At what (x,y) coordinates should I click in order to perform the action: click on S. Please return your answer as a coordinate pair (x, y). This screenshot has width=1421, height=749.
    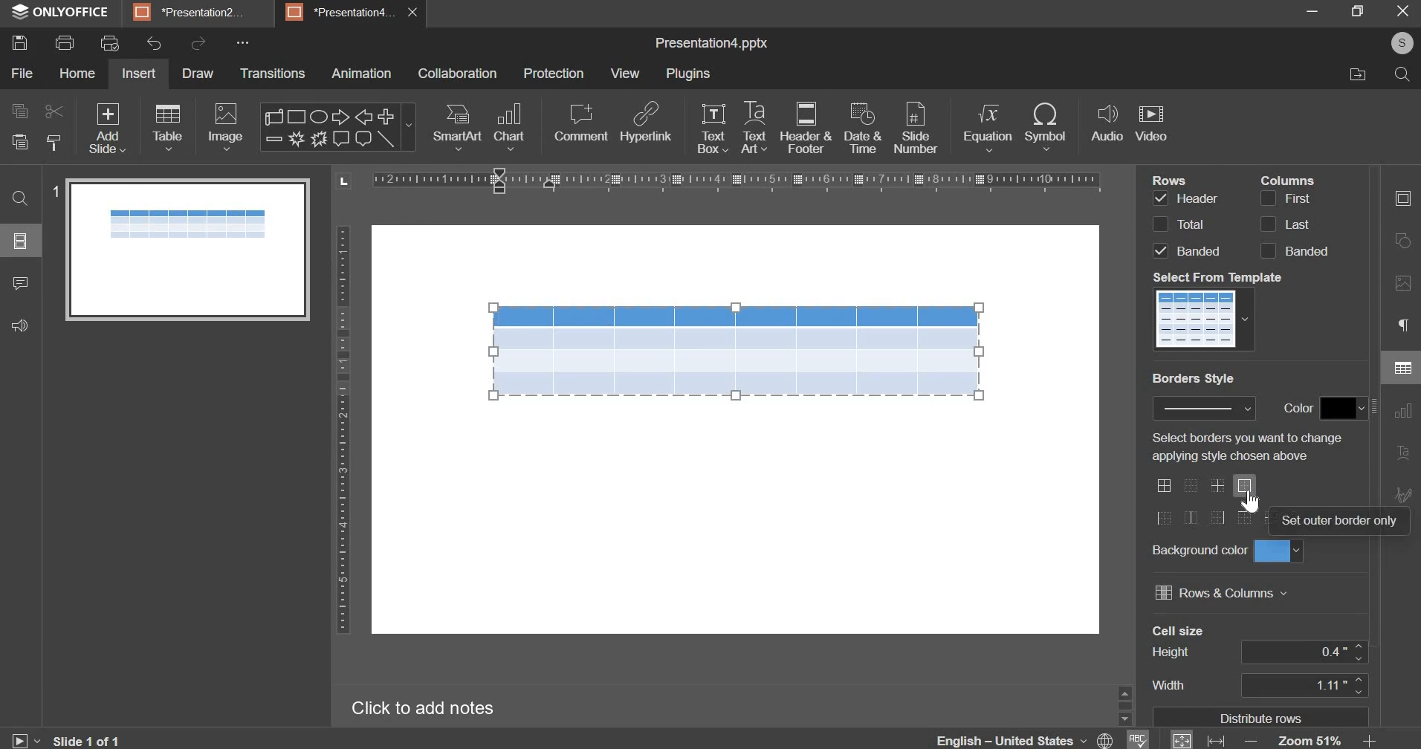
    Looking at the image, I should click on (1402, 45).